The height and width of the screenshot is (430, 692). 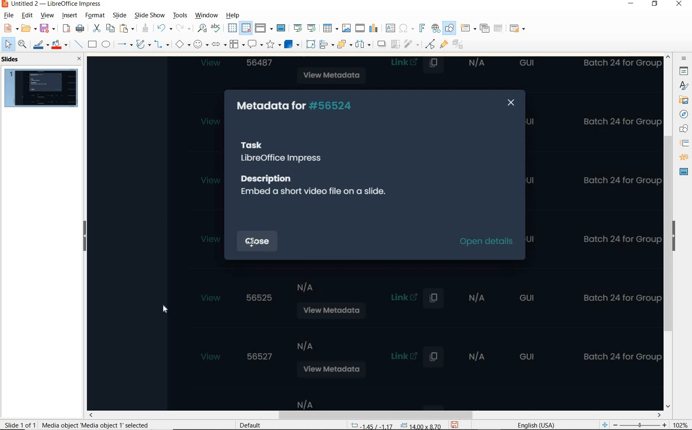 I want to click on CONNECTORS, so click(x=162, y=45).